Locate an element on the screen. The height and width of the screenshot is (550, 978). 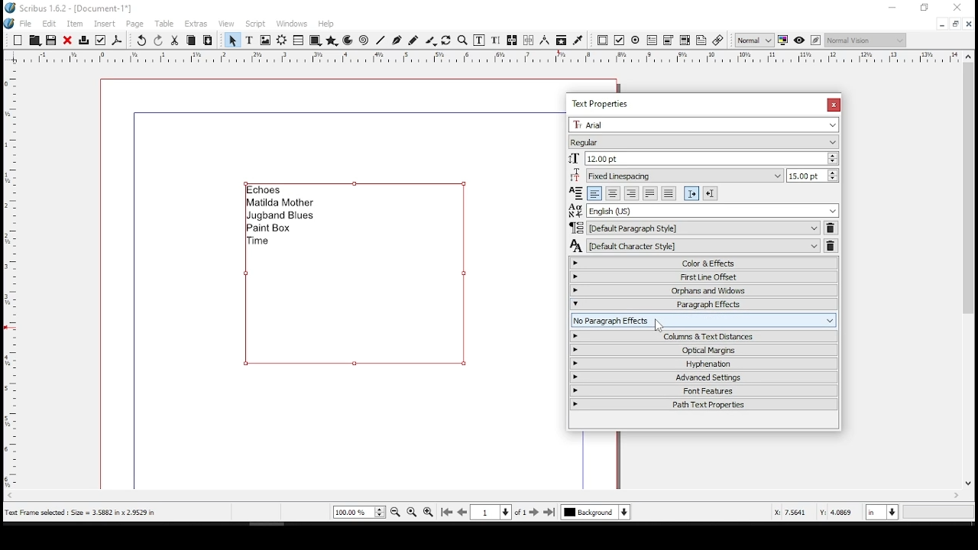
file is located at coordinates (28, 23).